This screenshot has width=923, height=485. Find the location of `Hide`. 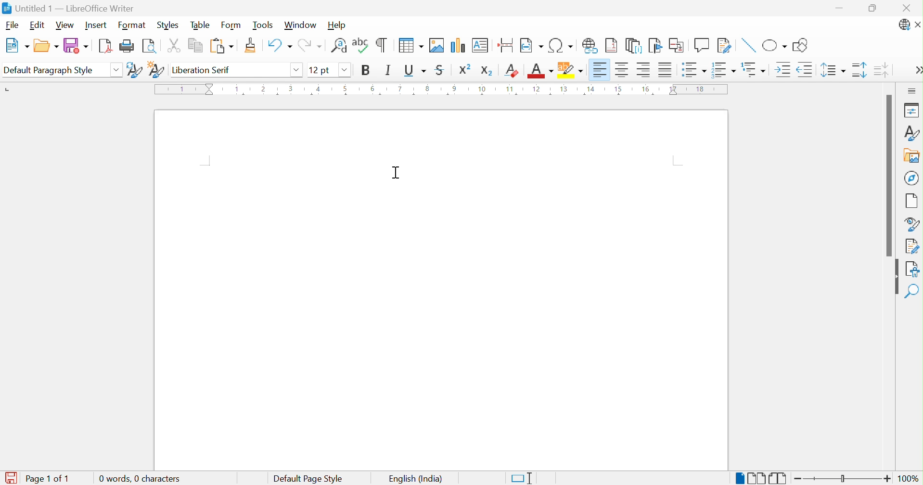

Hide is located at coordinates (896, 277).